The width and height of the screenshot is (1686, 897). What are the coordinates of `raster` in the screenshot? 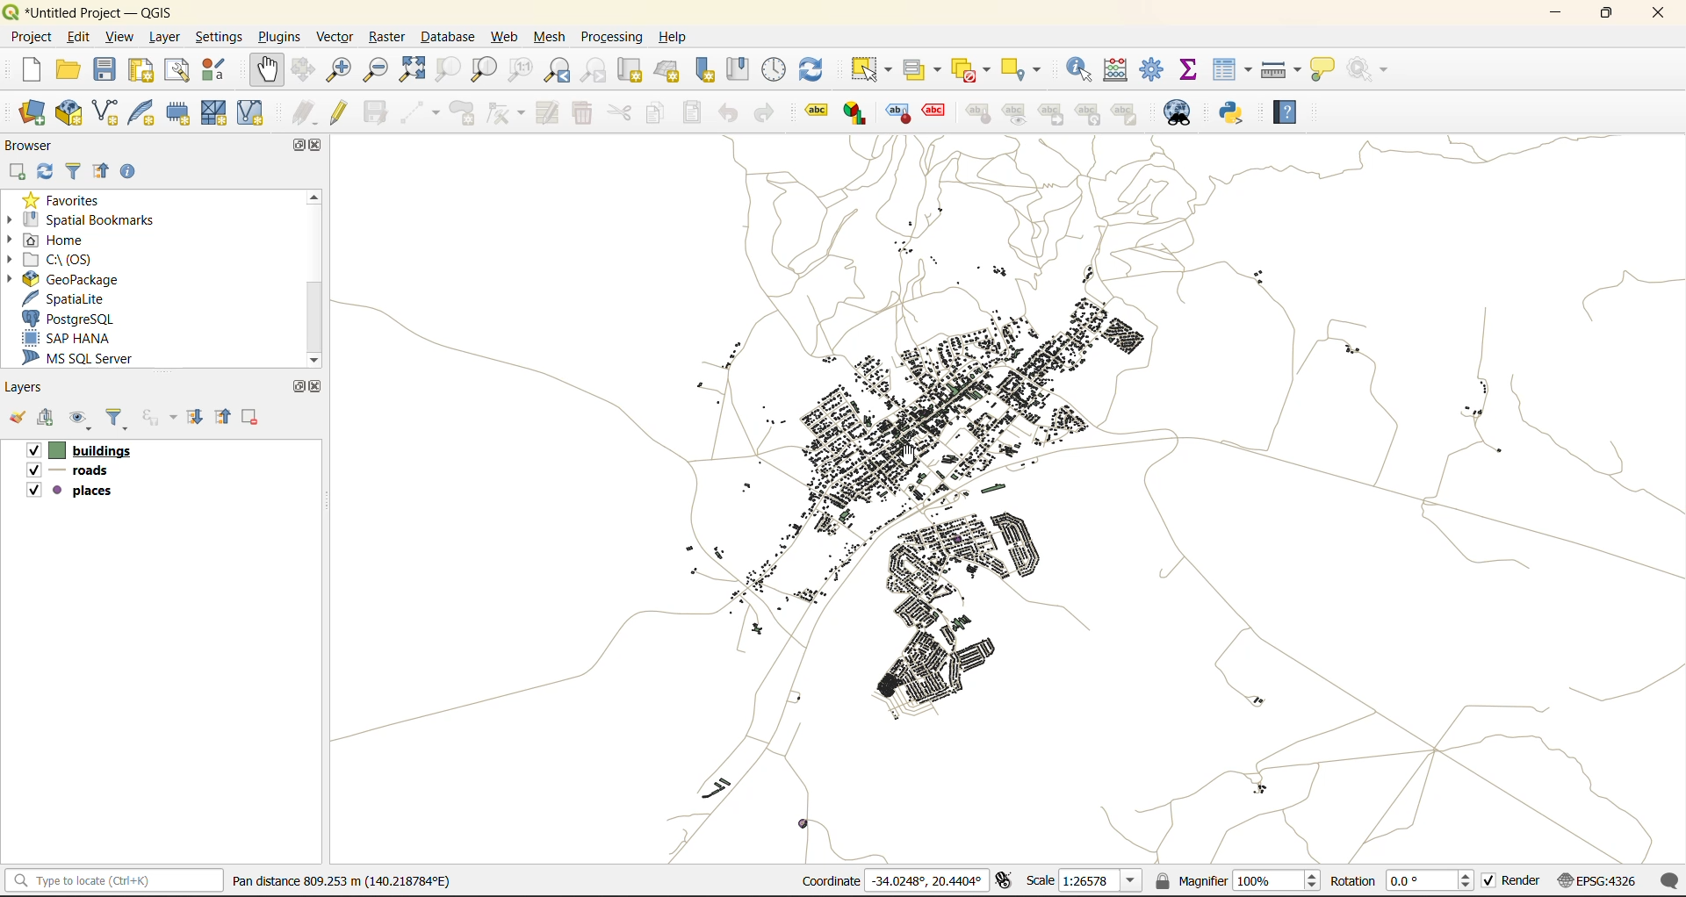 It's located at (387, 37).